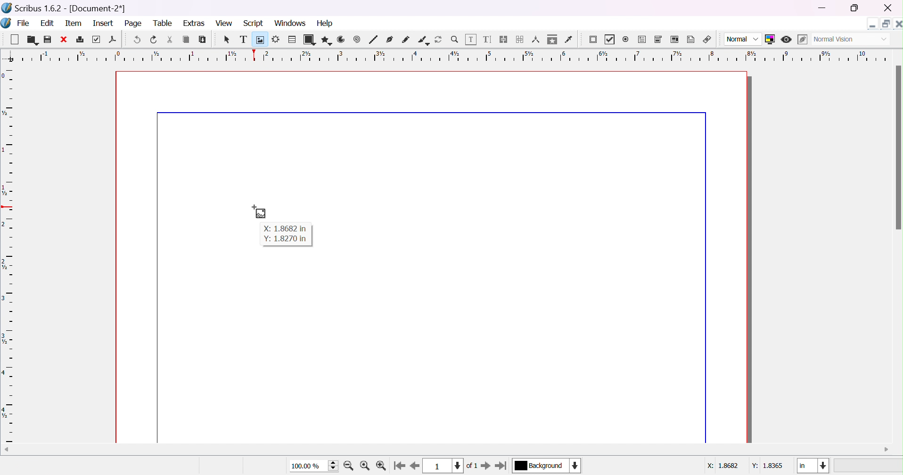  Describe the element at coordinates (349, 466) in the screenshot. I see `zoom in` at that location.